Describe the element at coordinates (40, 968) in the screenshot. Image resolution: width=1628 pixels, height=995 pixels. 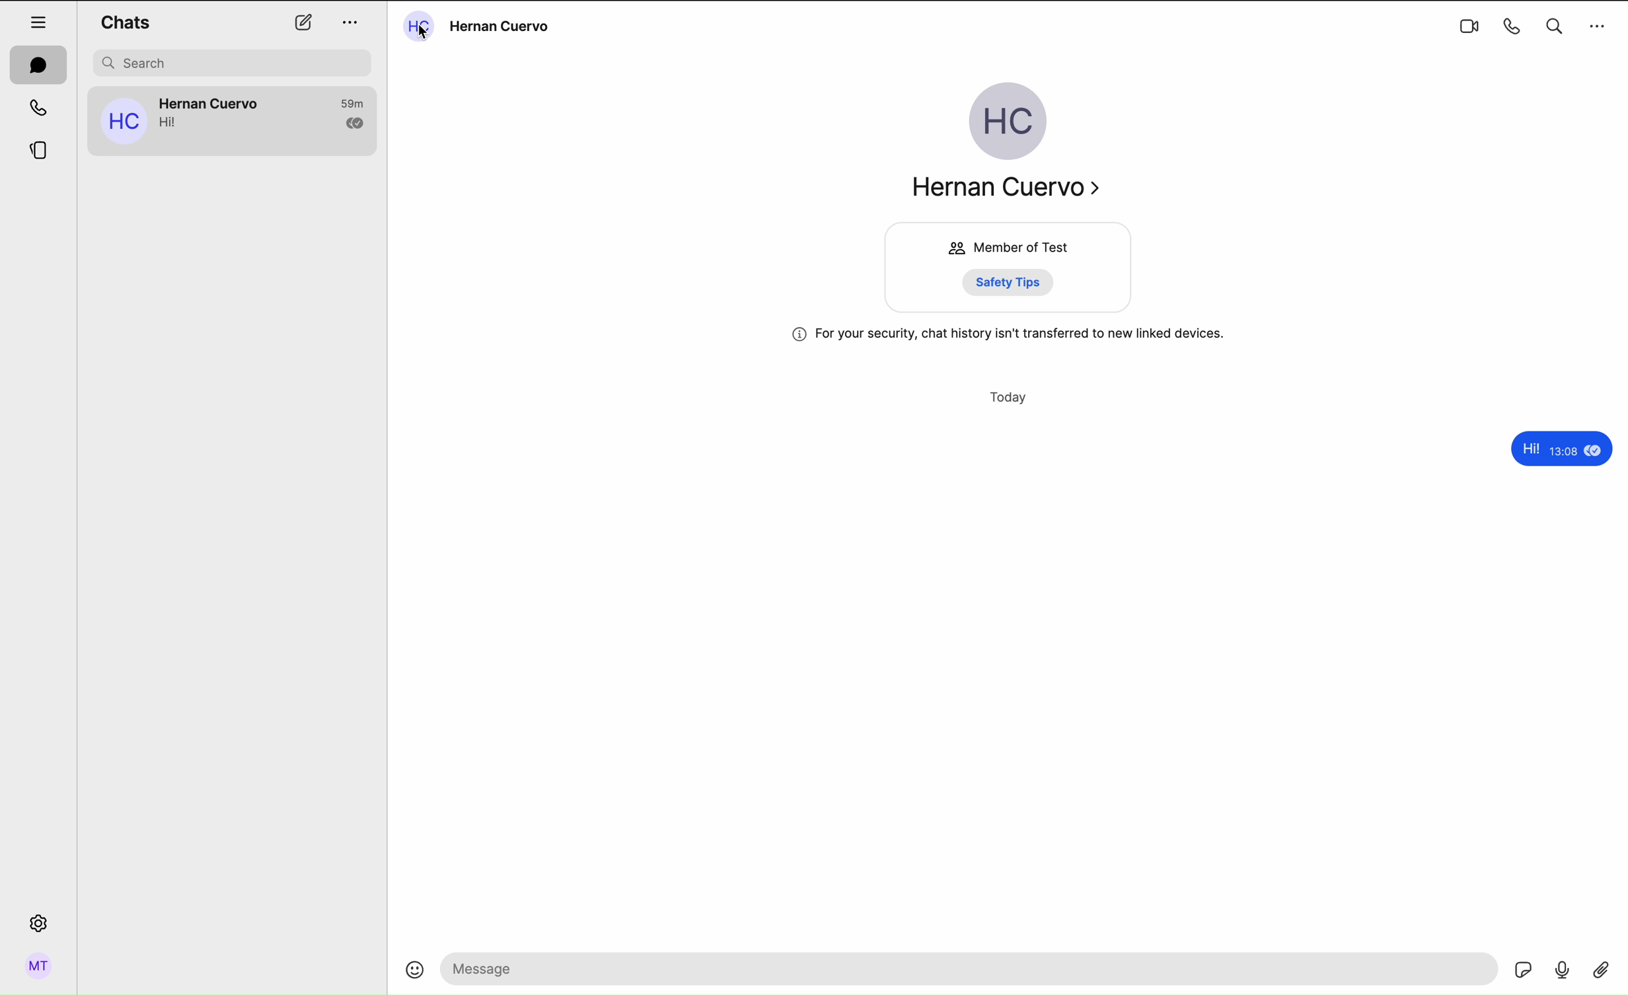
I see `profile` at that location.